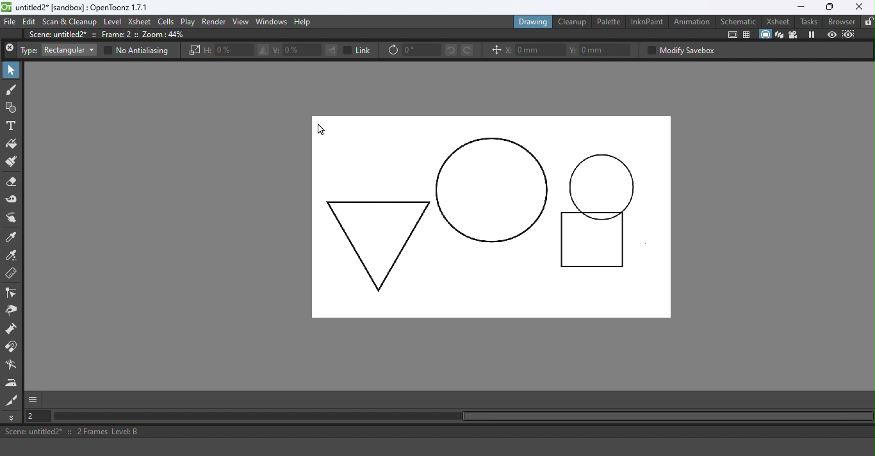 Image resolution: width=875 pixels, height=456 pixels. Describe the element at coordinates (308, 21) in the screenshot. I see `Help` at that location.